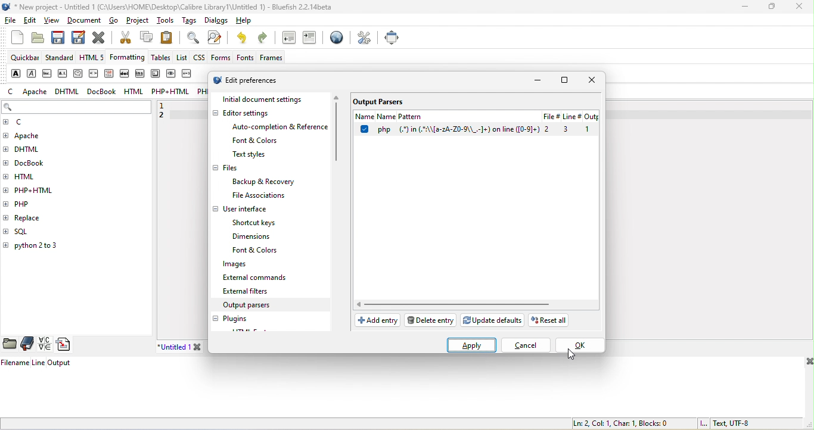 This screenshot has width=814, height=430. I want to click on maximize, so click(565, 82).